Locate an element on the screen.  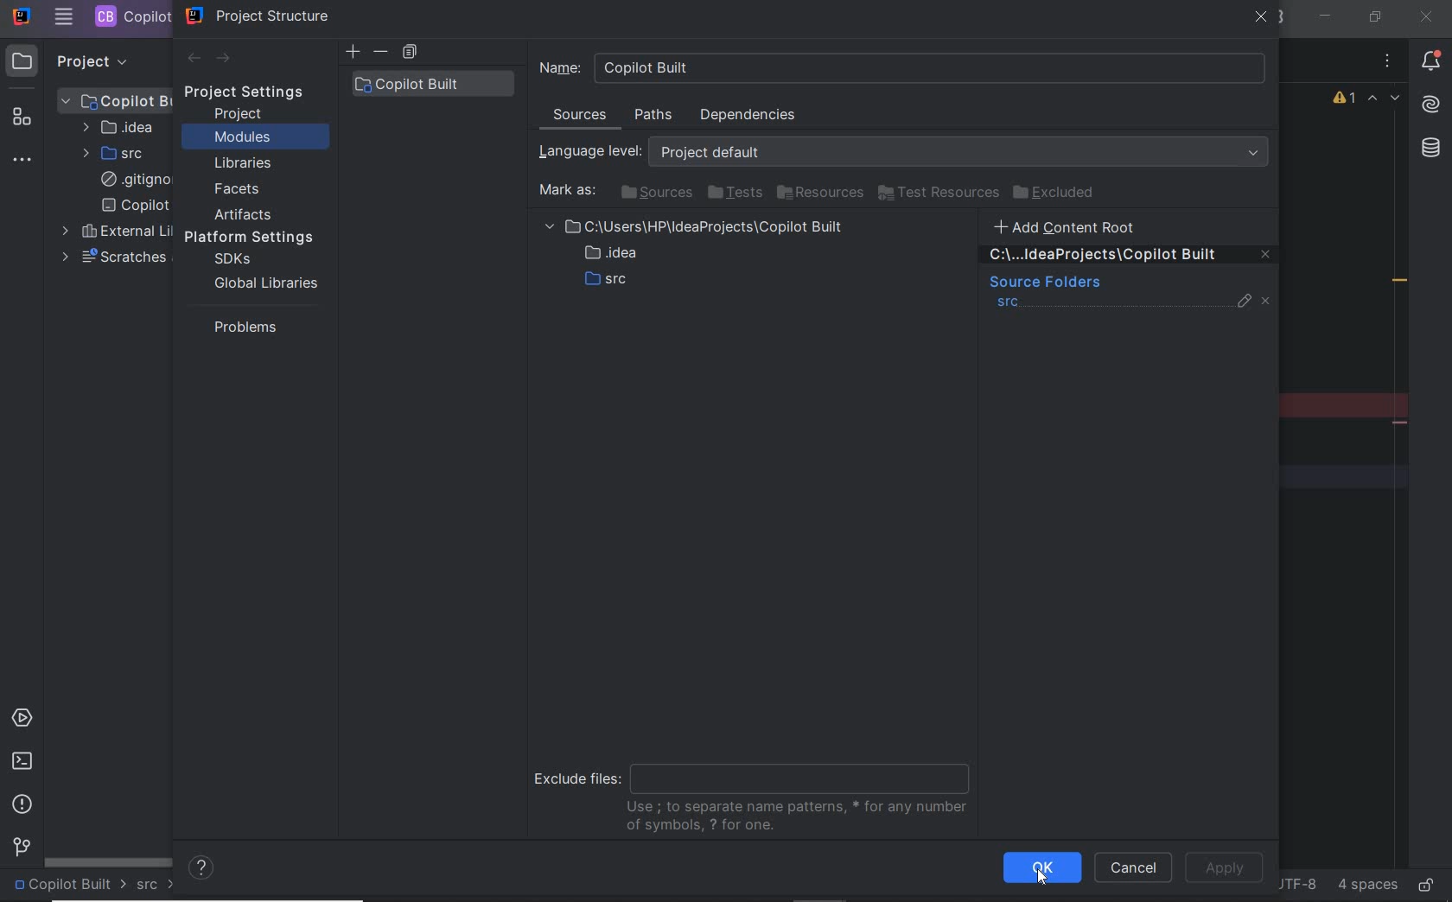
indent is located at coordinates (1366, 886).